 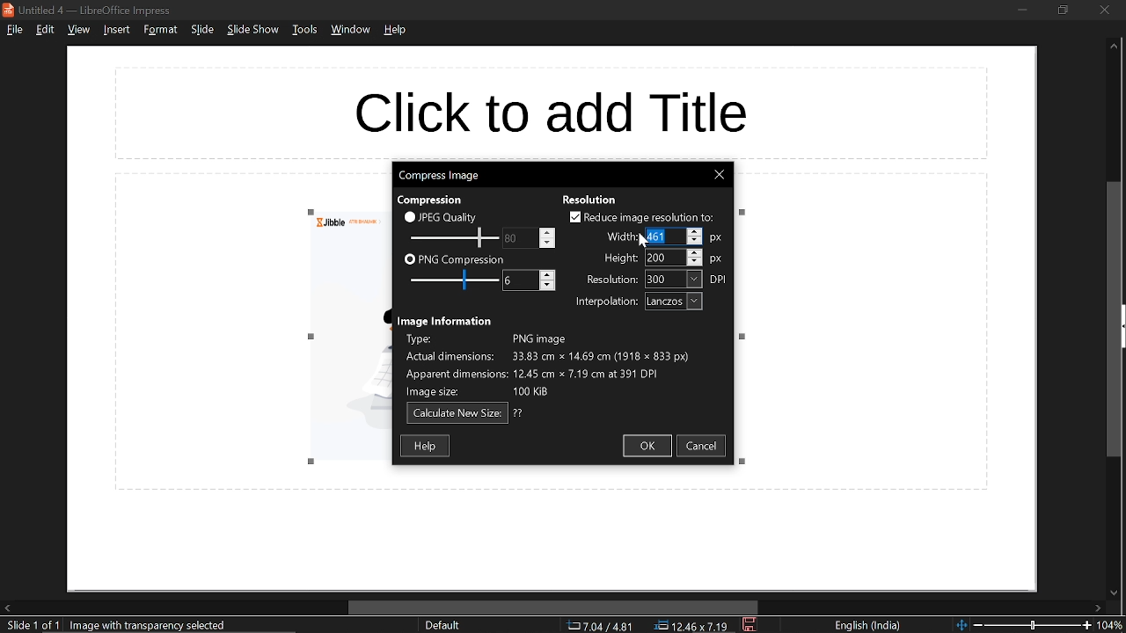 What do you see at coordinates (749, 625) in the screenshot?
I see `save` at bounding box center [749, 625].